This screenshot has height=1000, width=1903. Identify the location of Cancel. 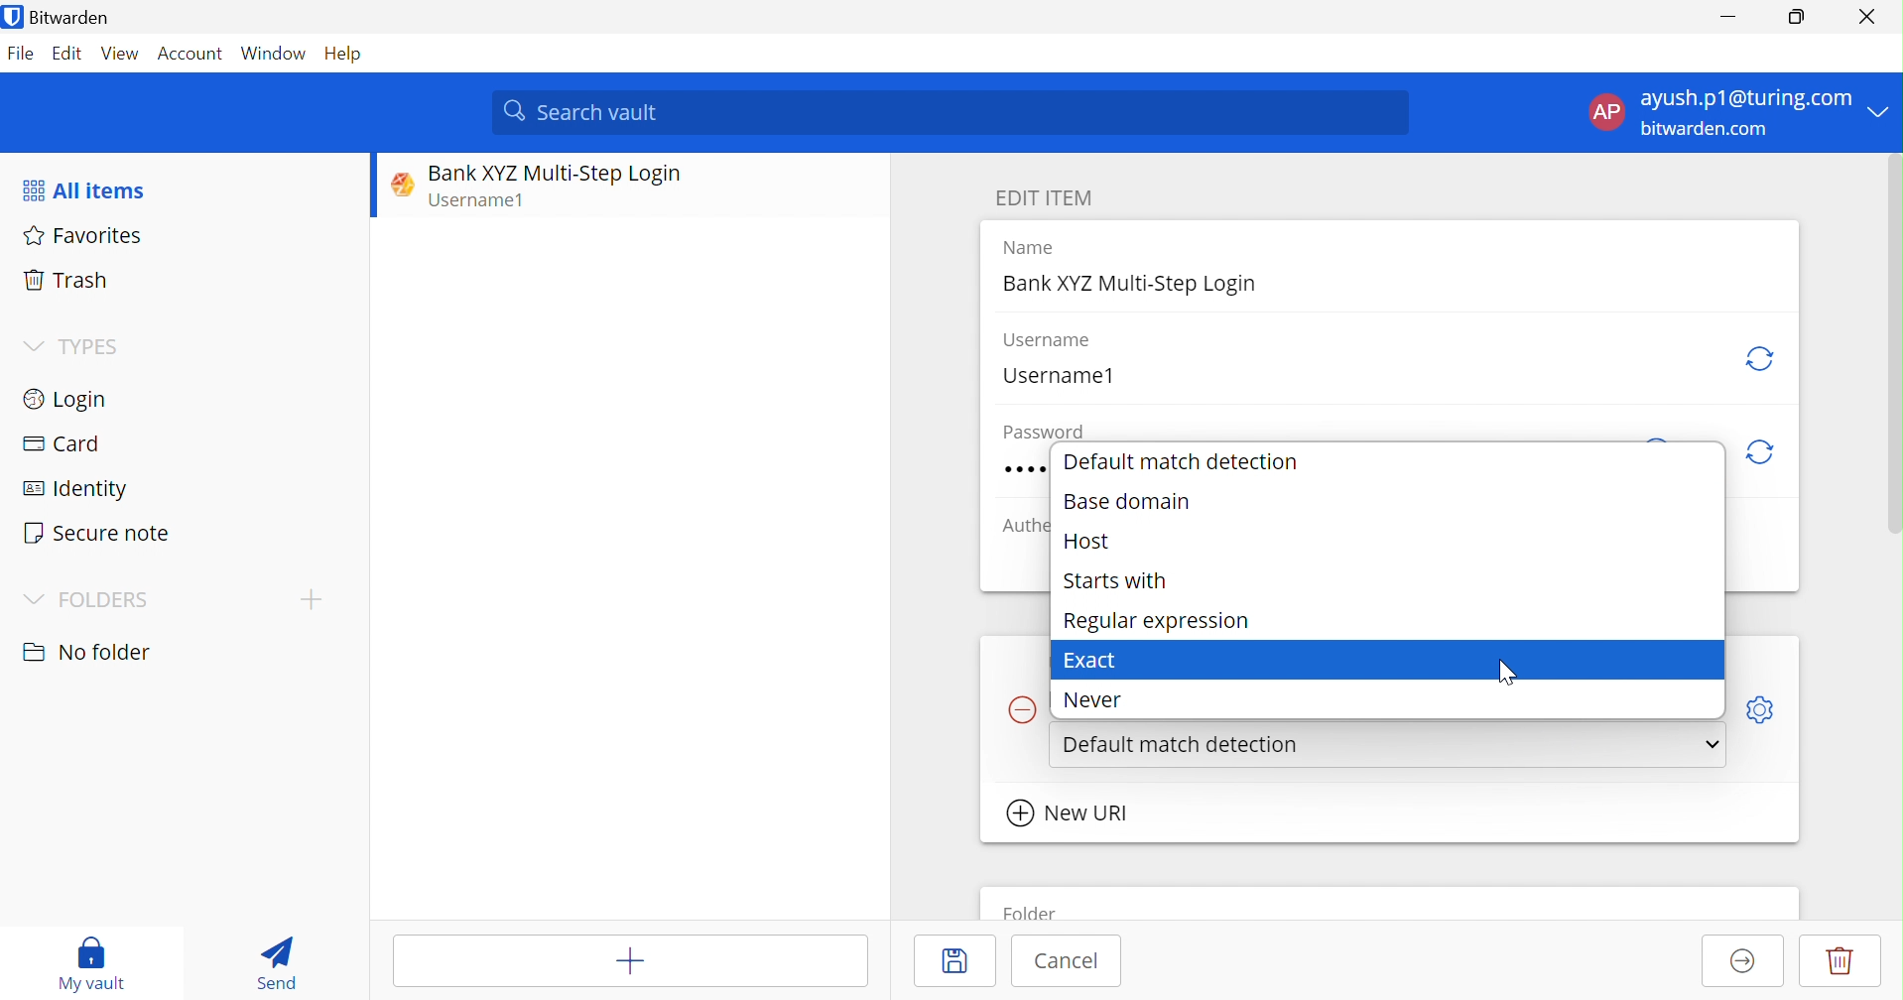
(1067, 959).